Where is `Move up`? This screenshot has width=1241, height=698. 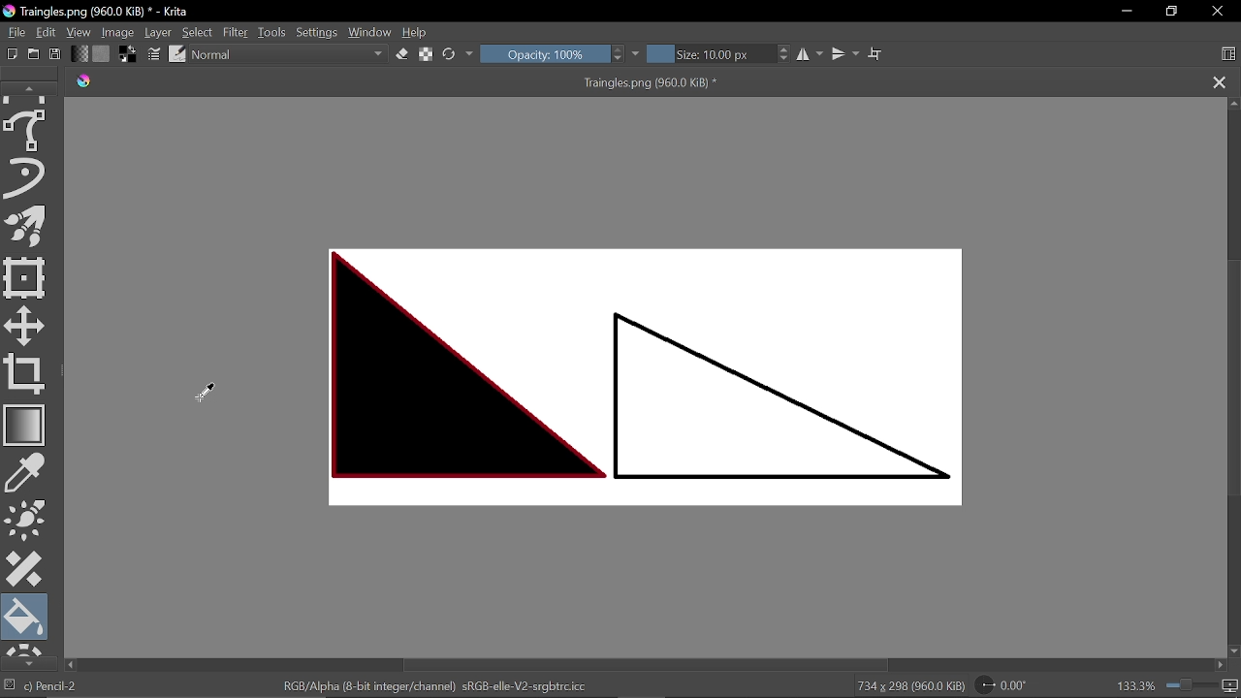 Move up is located at coordinates (1233, 104).